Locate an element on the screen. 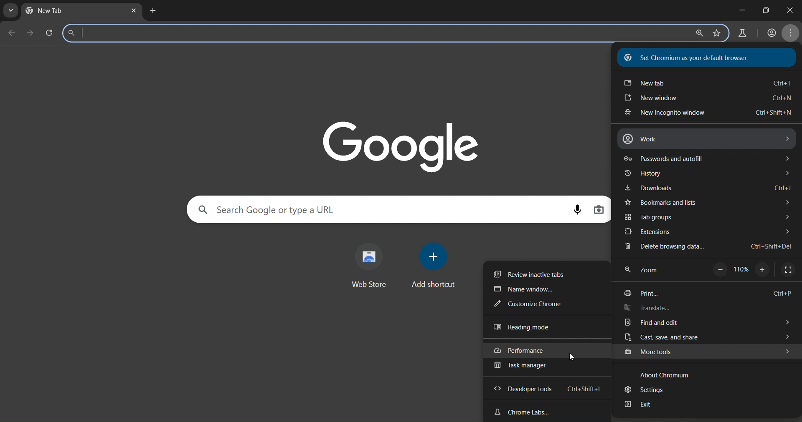  work is located at coordinates (705, 138).